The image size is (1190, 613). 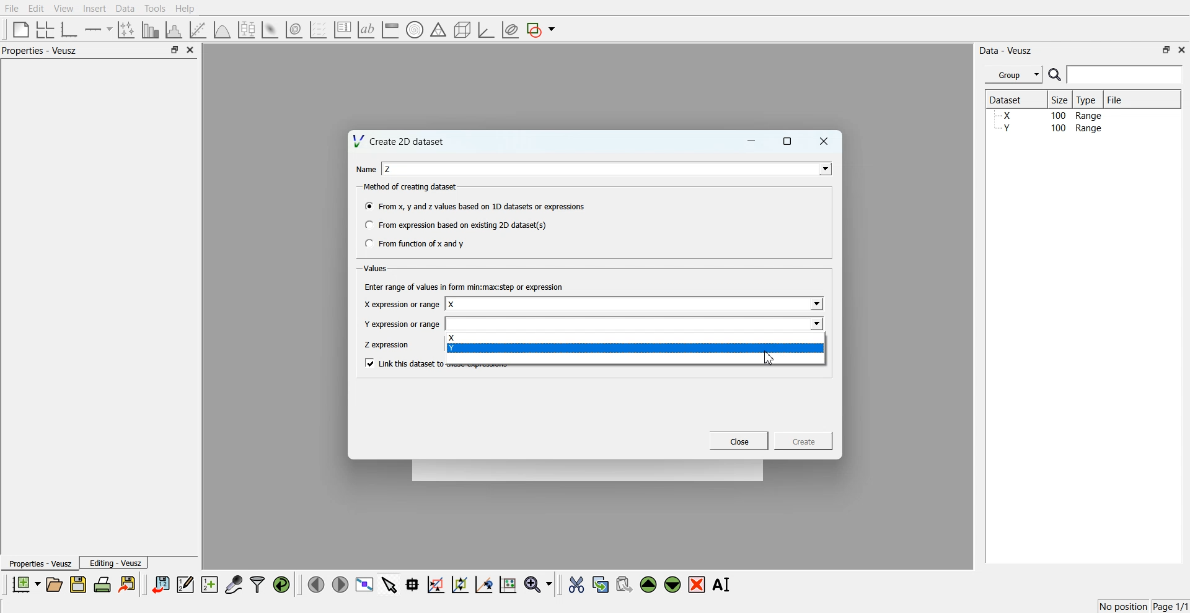 I want to click on Reload linked dataset, so click(x=281, y=585).